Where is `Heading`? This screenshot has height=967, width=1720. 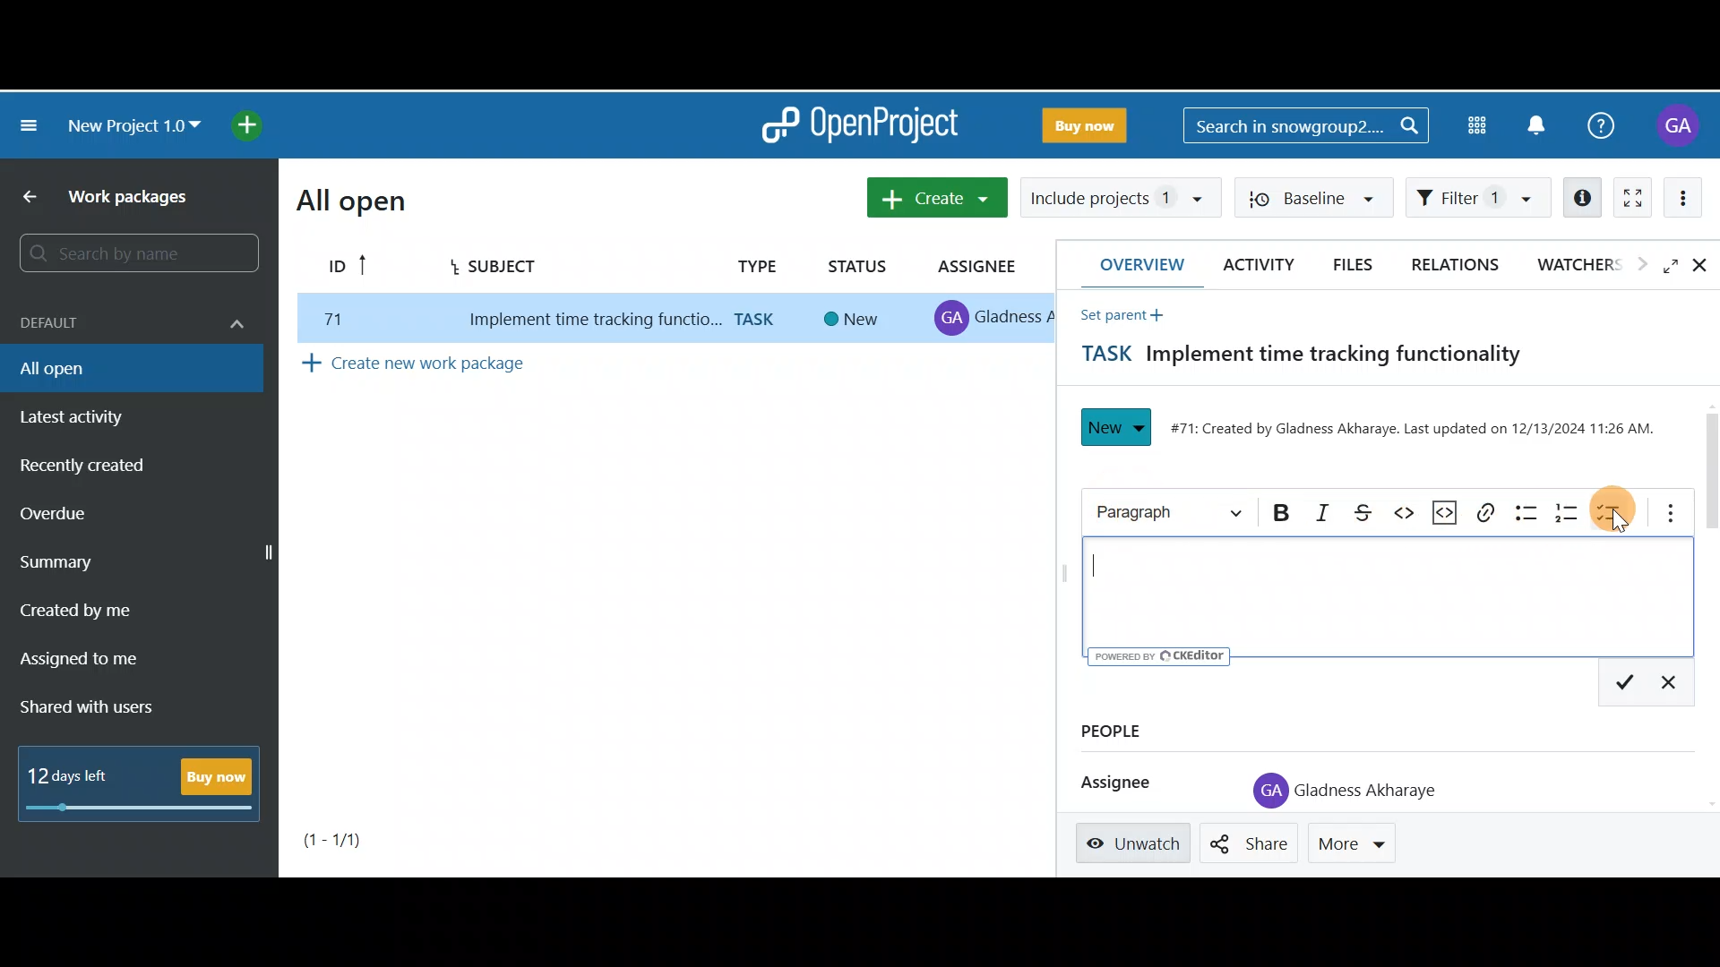 Heading is located at coordinates (1167, 508).